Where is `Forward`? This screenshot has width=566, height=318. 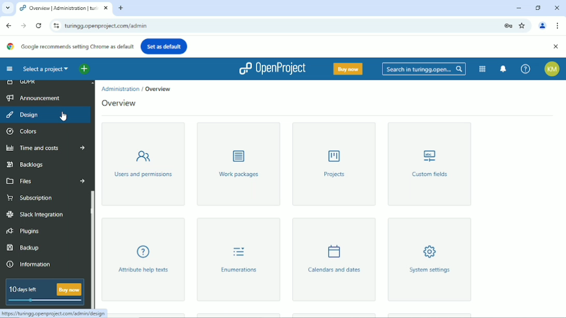
Forward is located at coordinates (23, 25).